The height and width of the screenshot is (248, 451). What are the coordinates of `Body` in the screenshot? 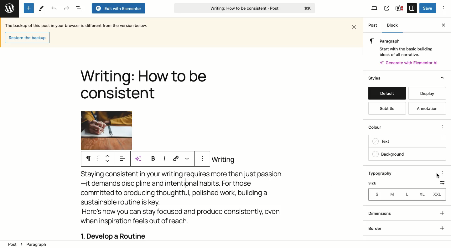 It's located at (193, 198).